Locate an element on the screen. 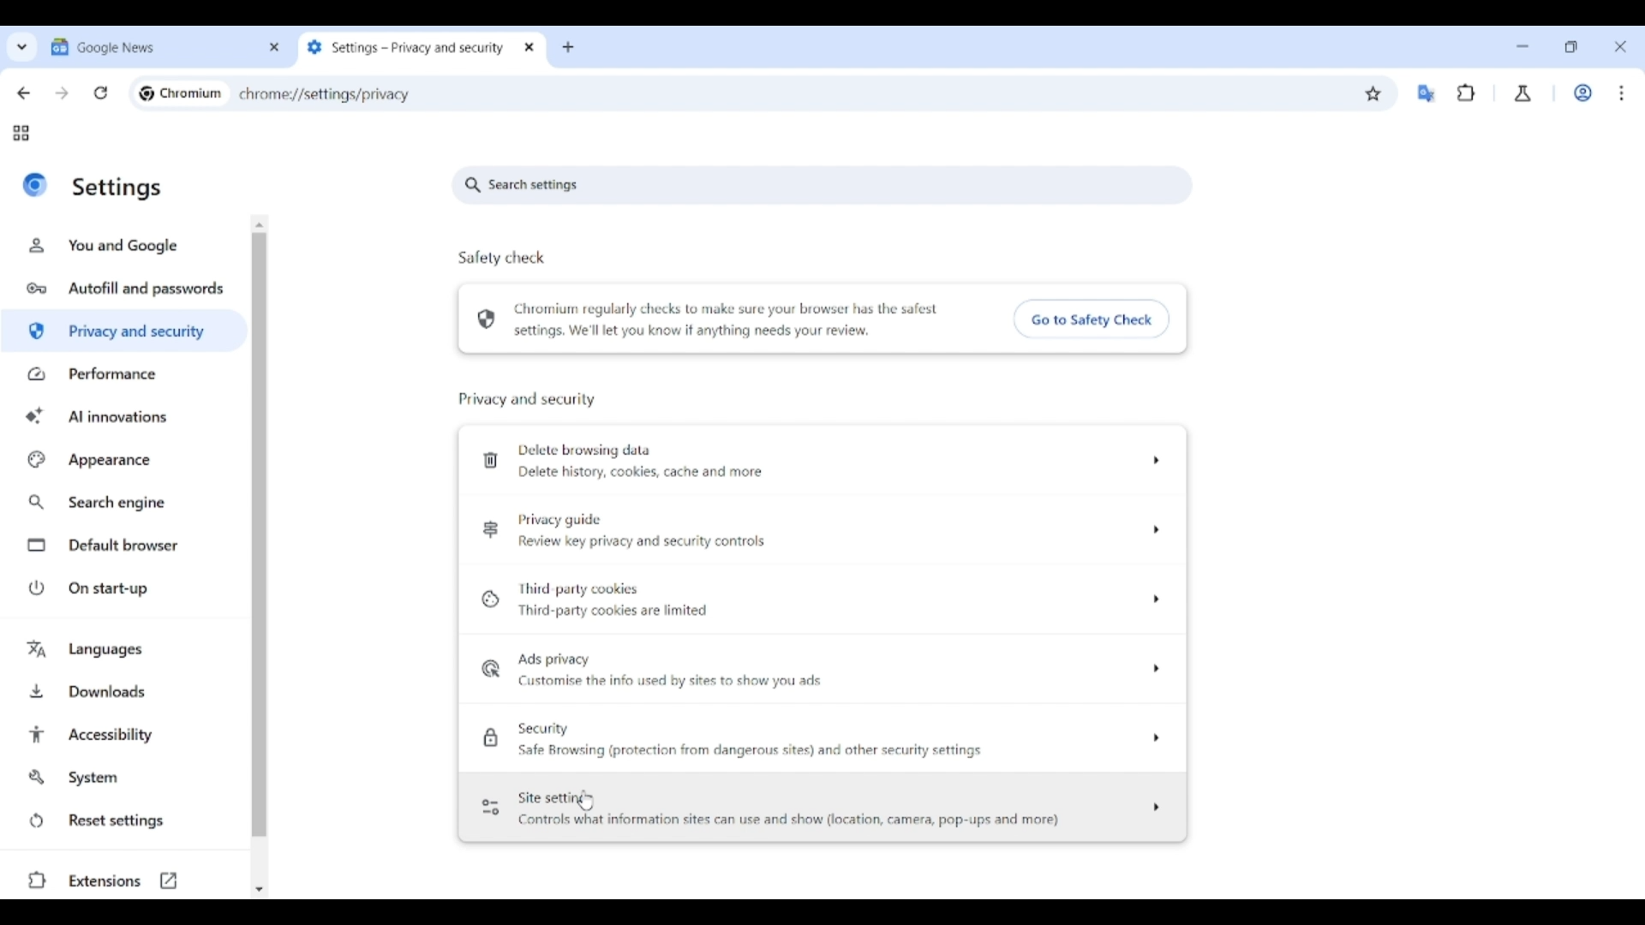 The width and height of the screenshot is (1645, 925). Go back is located at coordinates (23, 93).